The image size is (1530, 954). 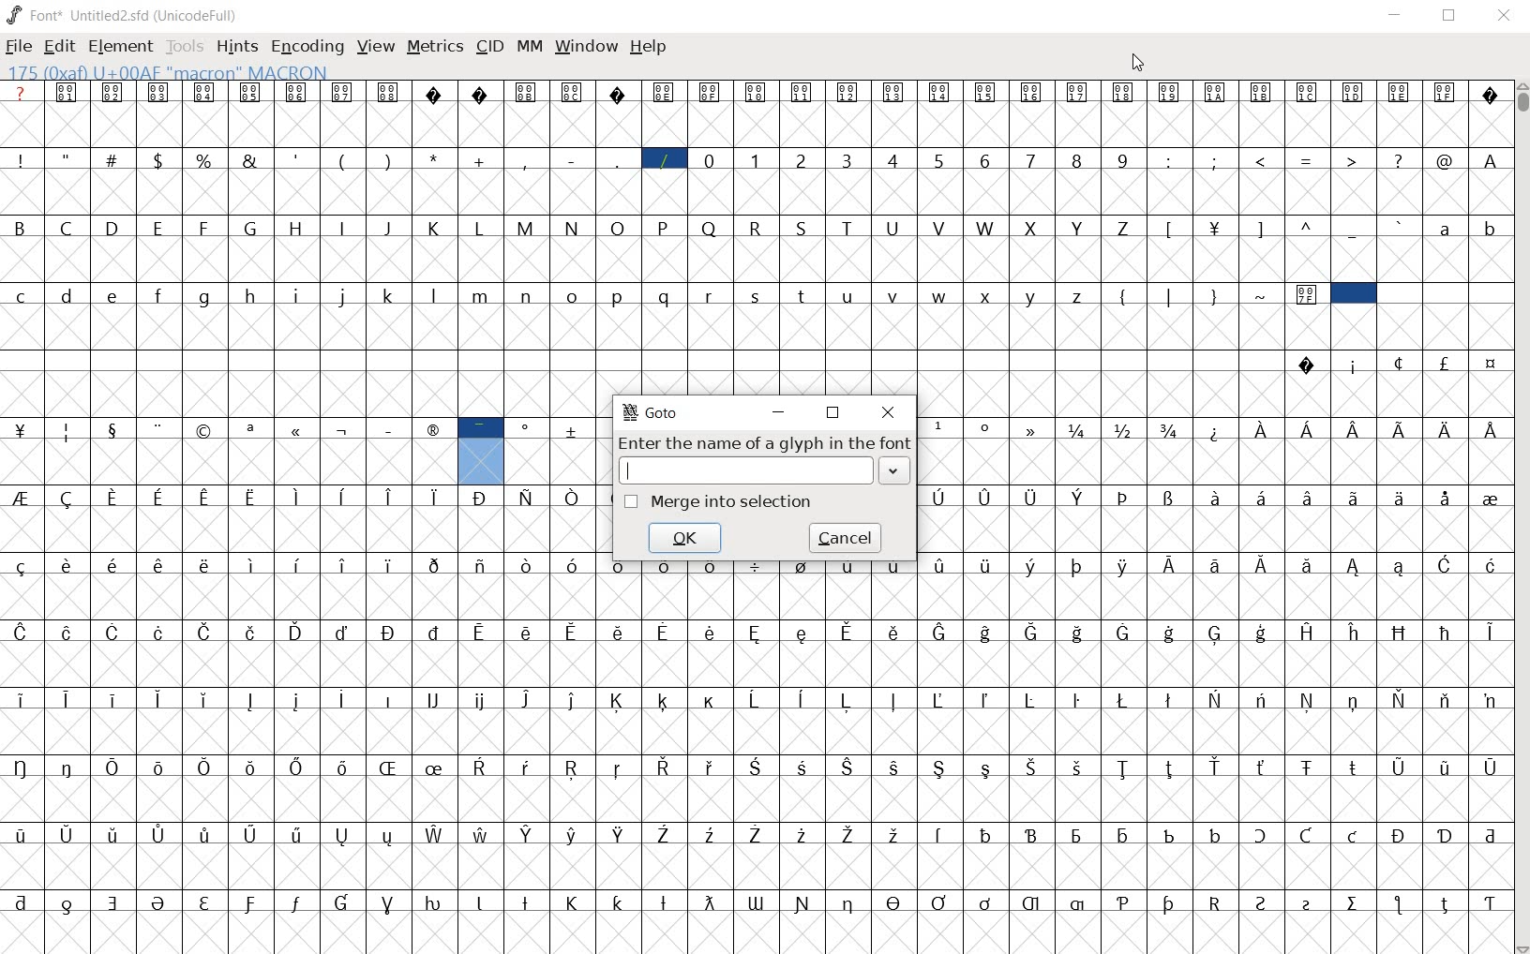 I want to click on soecial characters, so click(x=340, y=183).